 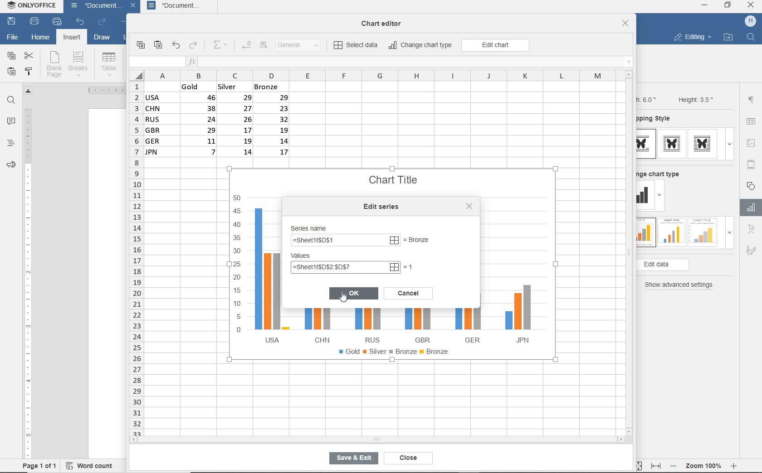 What do you see at coordinates (80, 22) in the screenshot?
I see `undo` at bounding box center [80, 22].